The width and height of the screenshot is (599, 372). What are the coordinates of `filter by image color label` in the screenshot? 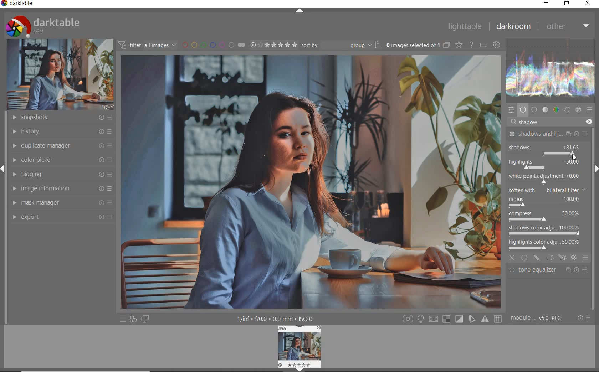 It's located at (213, 44).